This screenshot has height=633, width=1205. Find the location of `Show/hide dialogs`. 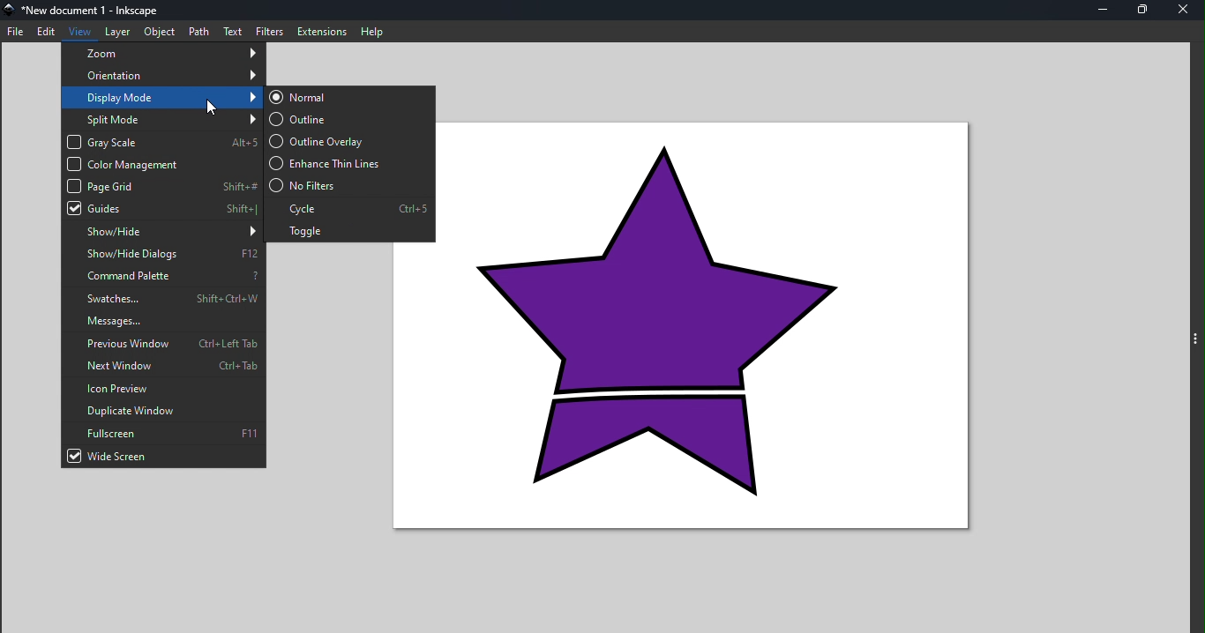

Show/hide dialogs is located at coordinates (164, 255).